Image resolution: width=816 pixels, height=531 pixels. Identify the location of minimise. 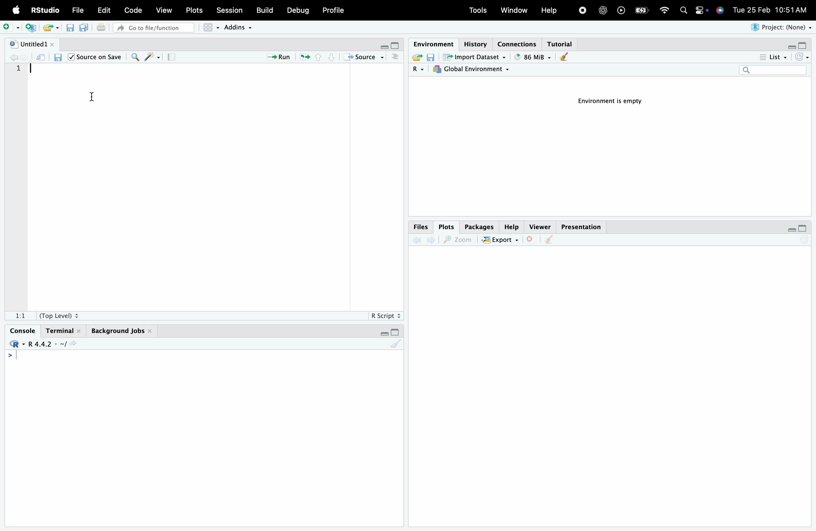
(789, 229).